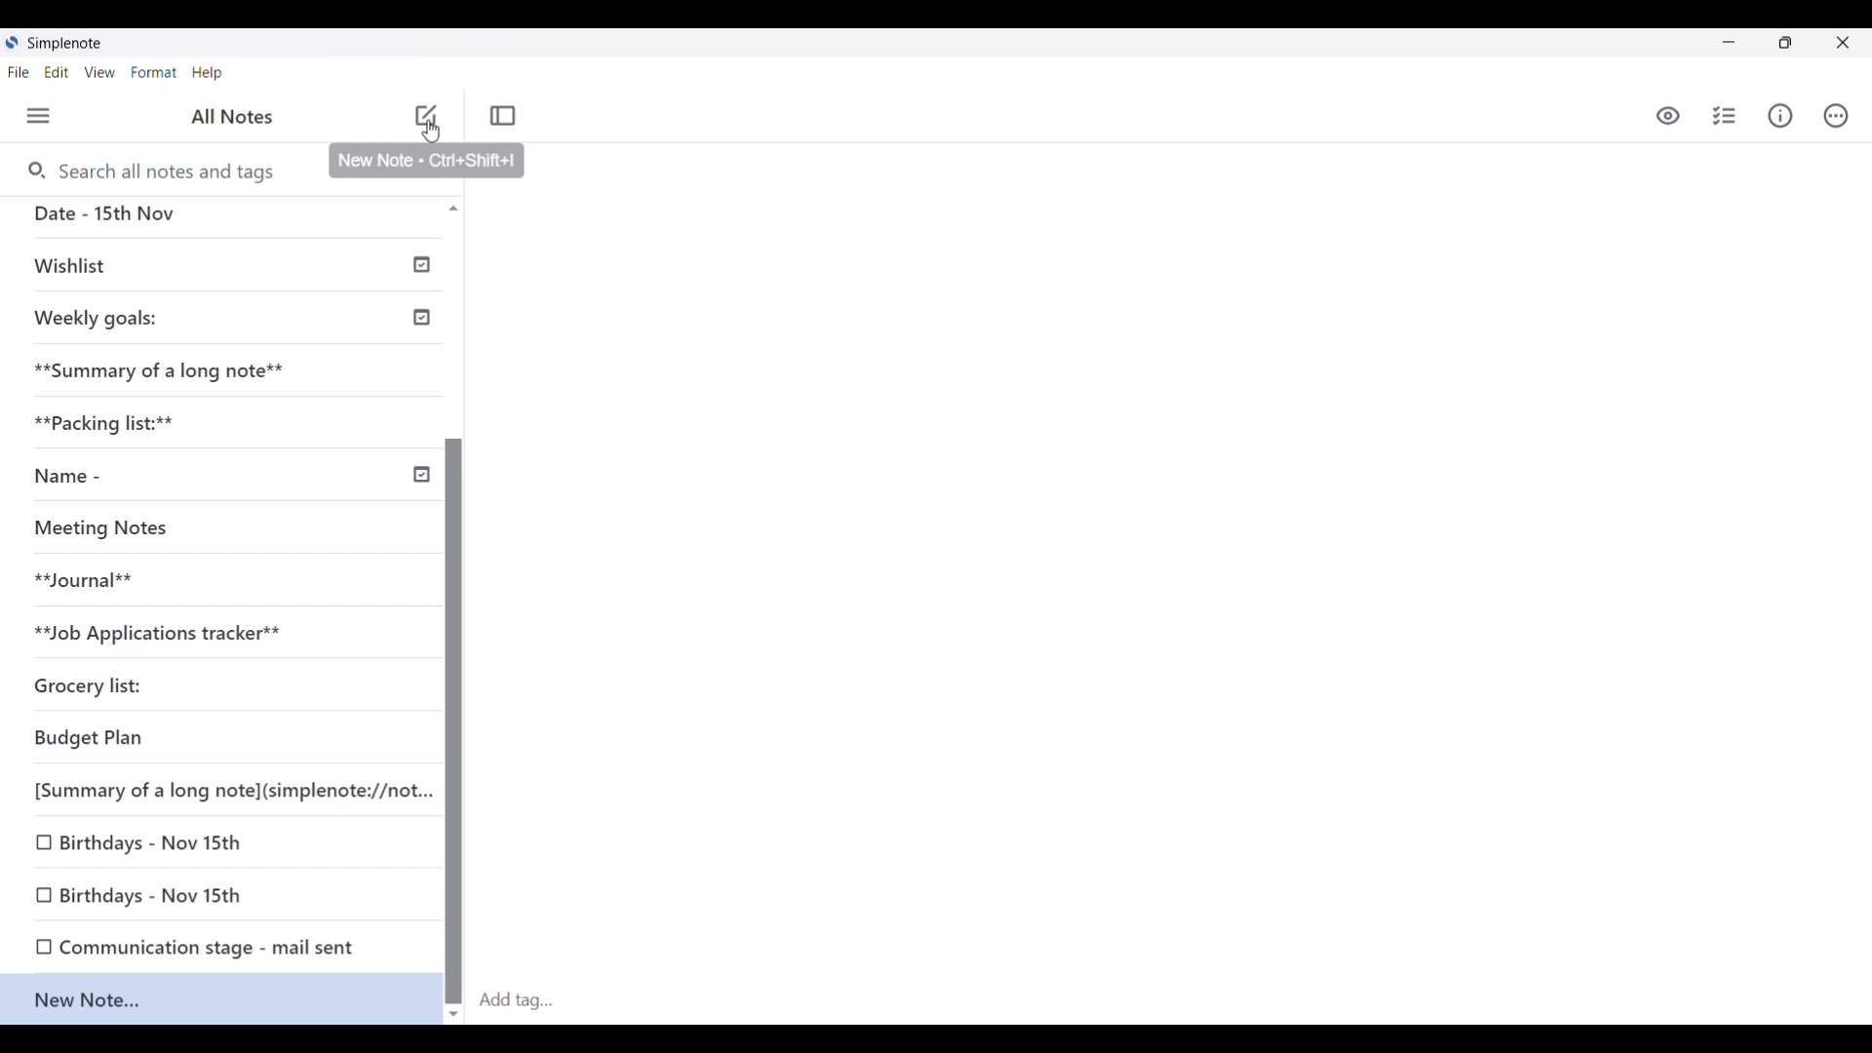  I want to click on Meeting Notes, so click(113, 532).